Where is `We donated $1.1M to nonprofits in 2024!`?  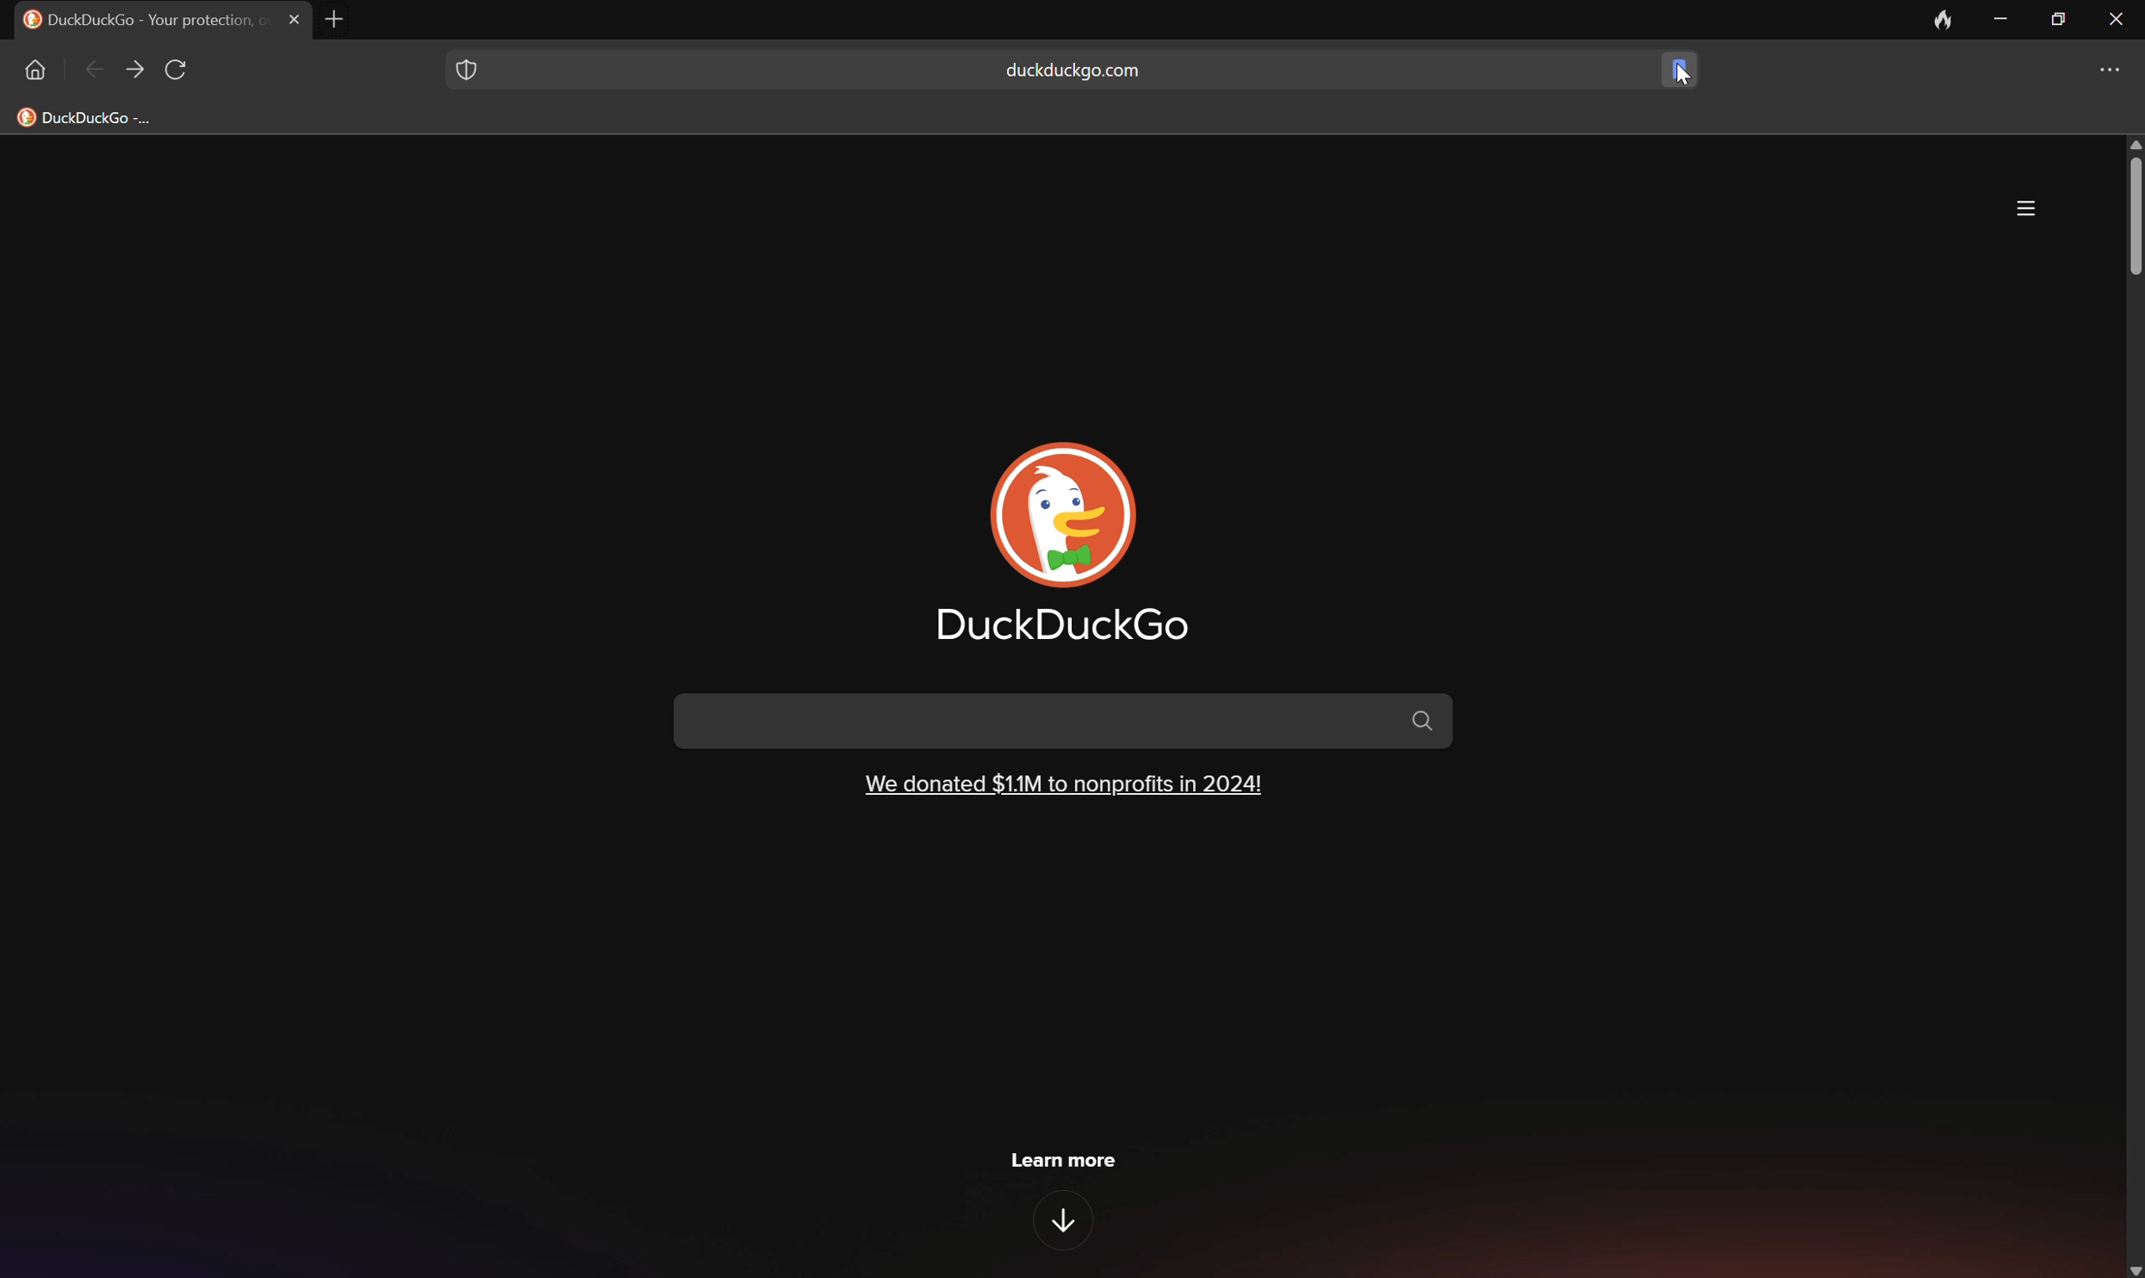
We donated $1.1M to nonprofits in 2024! is located at coordinates (1063, 782).